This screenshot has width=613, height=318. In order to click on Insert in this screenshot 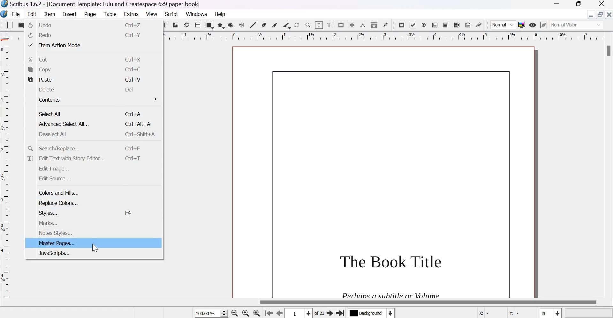, I will do `click(70, 14)`.